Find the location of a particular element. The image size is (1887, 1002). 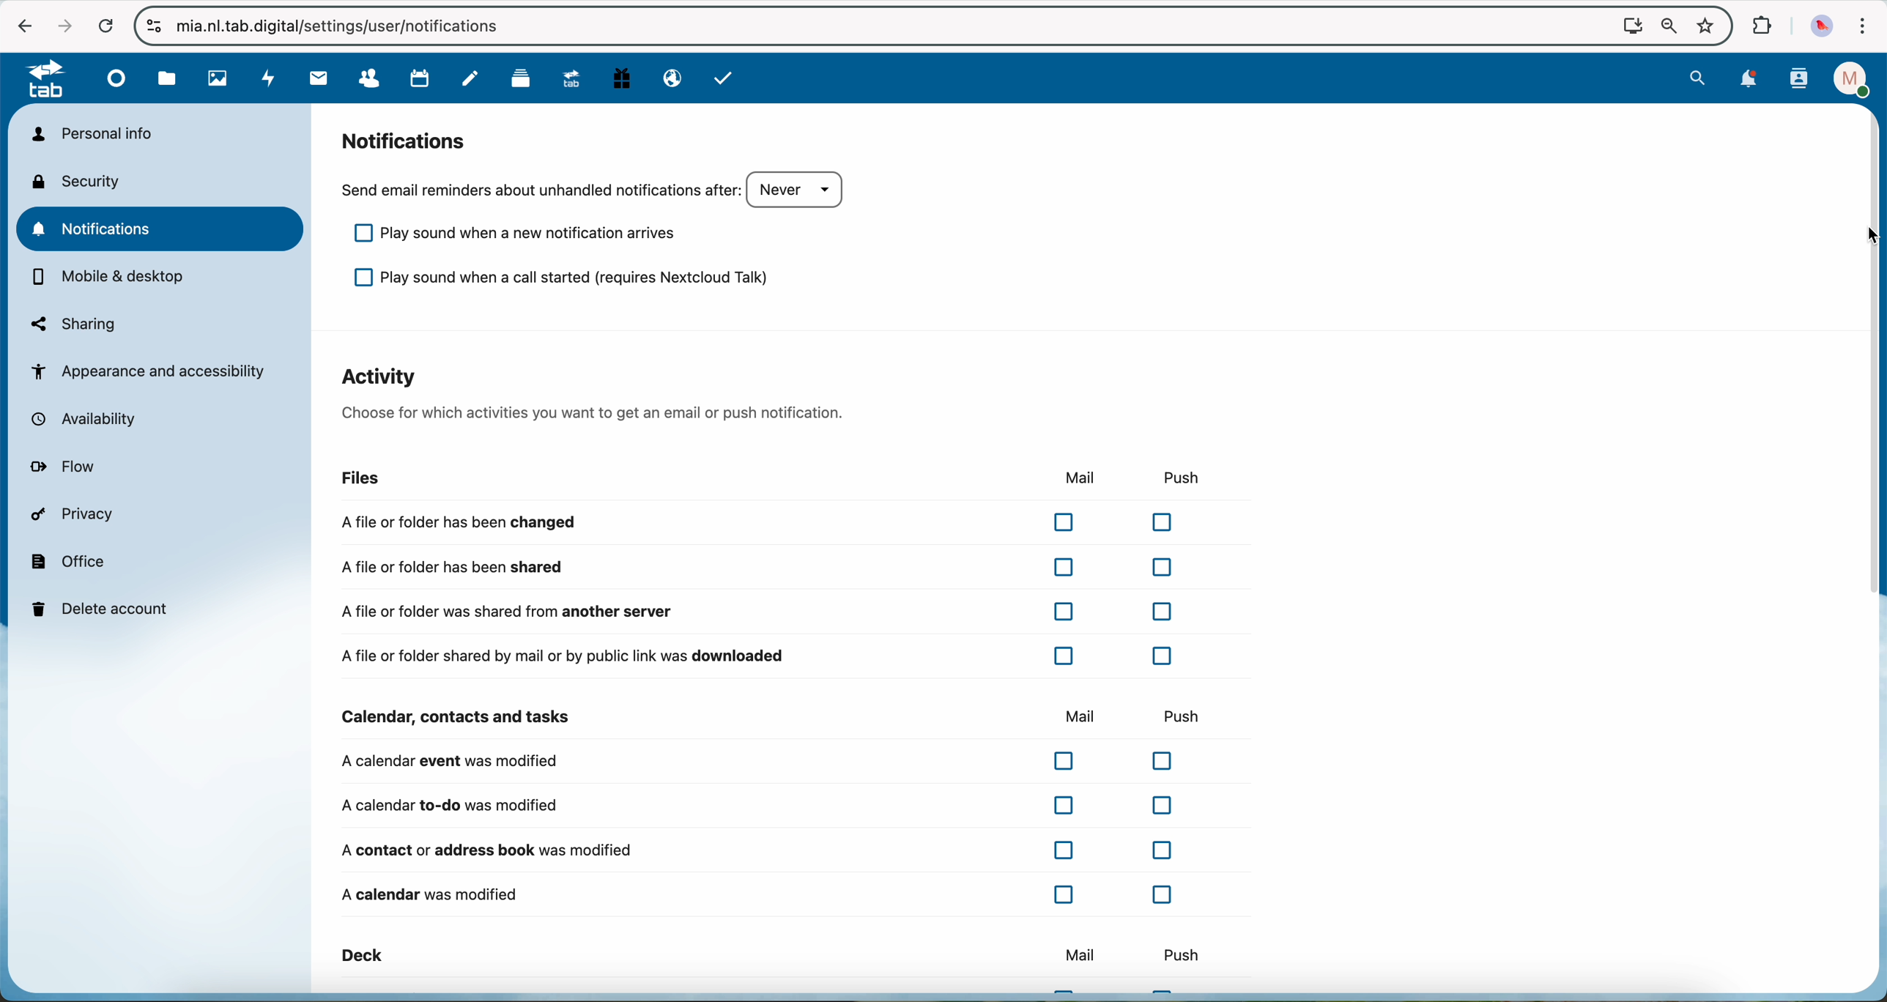

play spund when a call started is located at coordinates (553, 278).